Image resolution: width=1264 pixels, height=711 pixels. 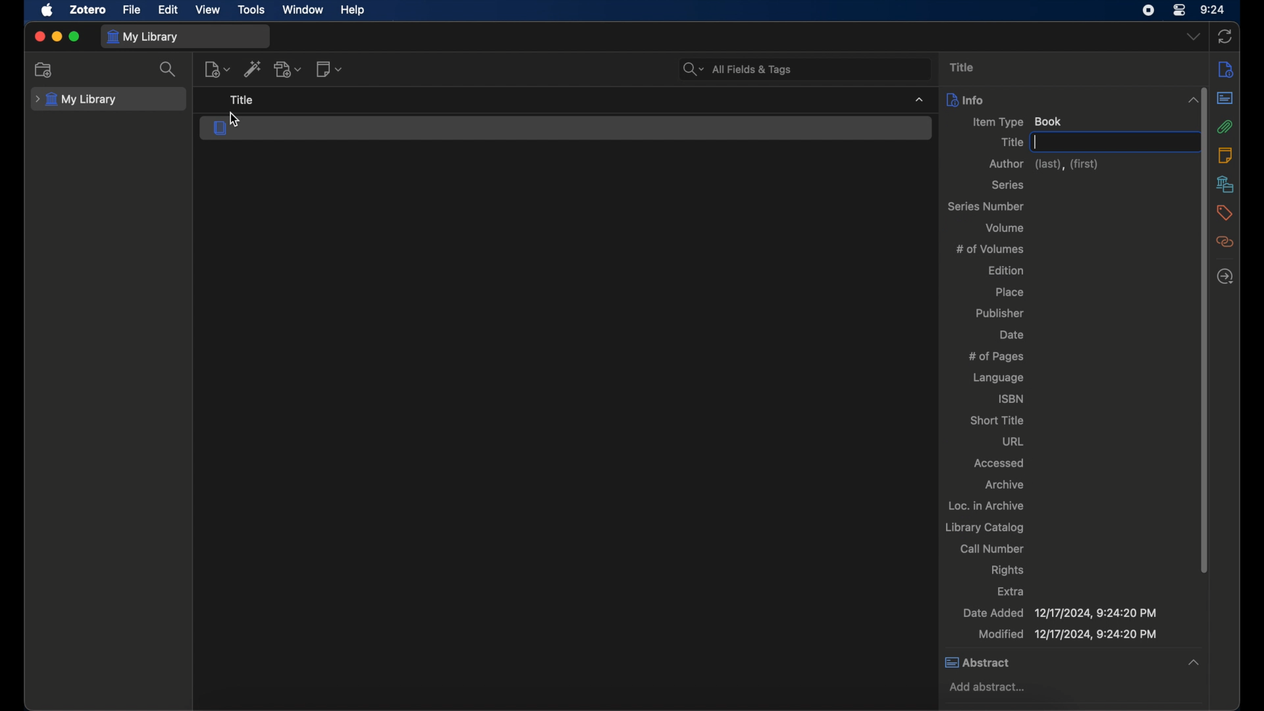 What do you see at coordinates (1205, 330) in the screenshot?
I see `scroll box` at bounding box center [1205, 330].